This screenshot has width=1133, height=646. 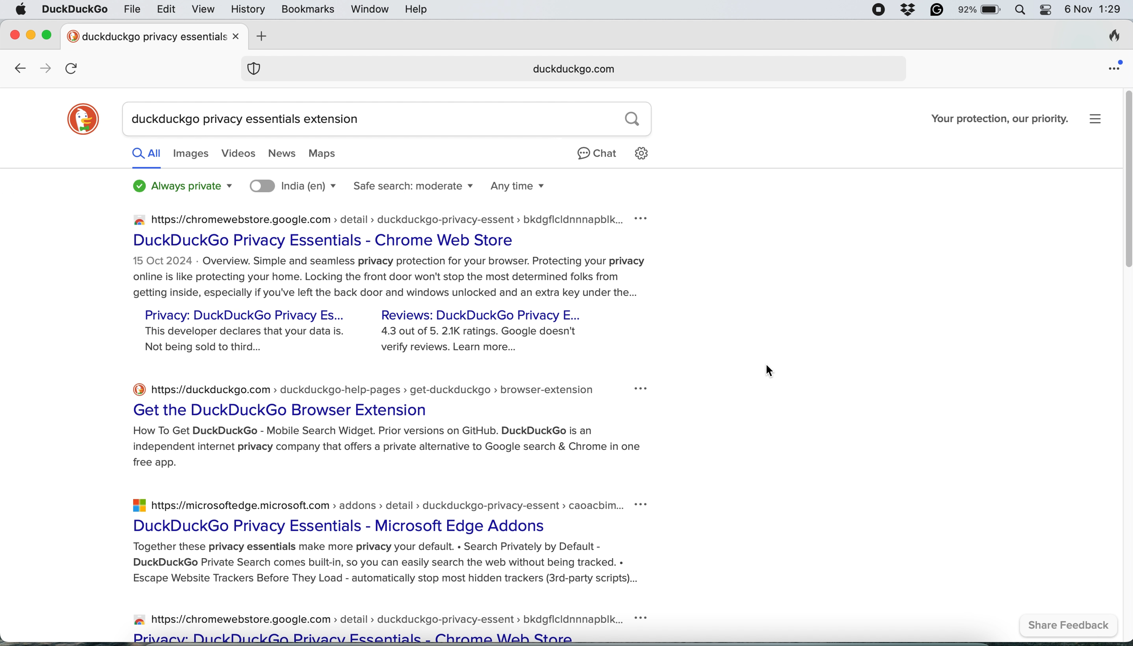 I want to click on Reviews: DuckDuckGo Privacy E..., so click(x=484, y=315).